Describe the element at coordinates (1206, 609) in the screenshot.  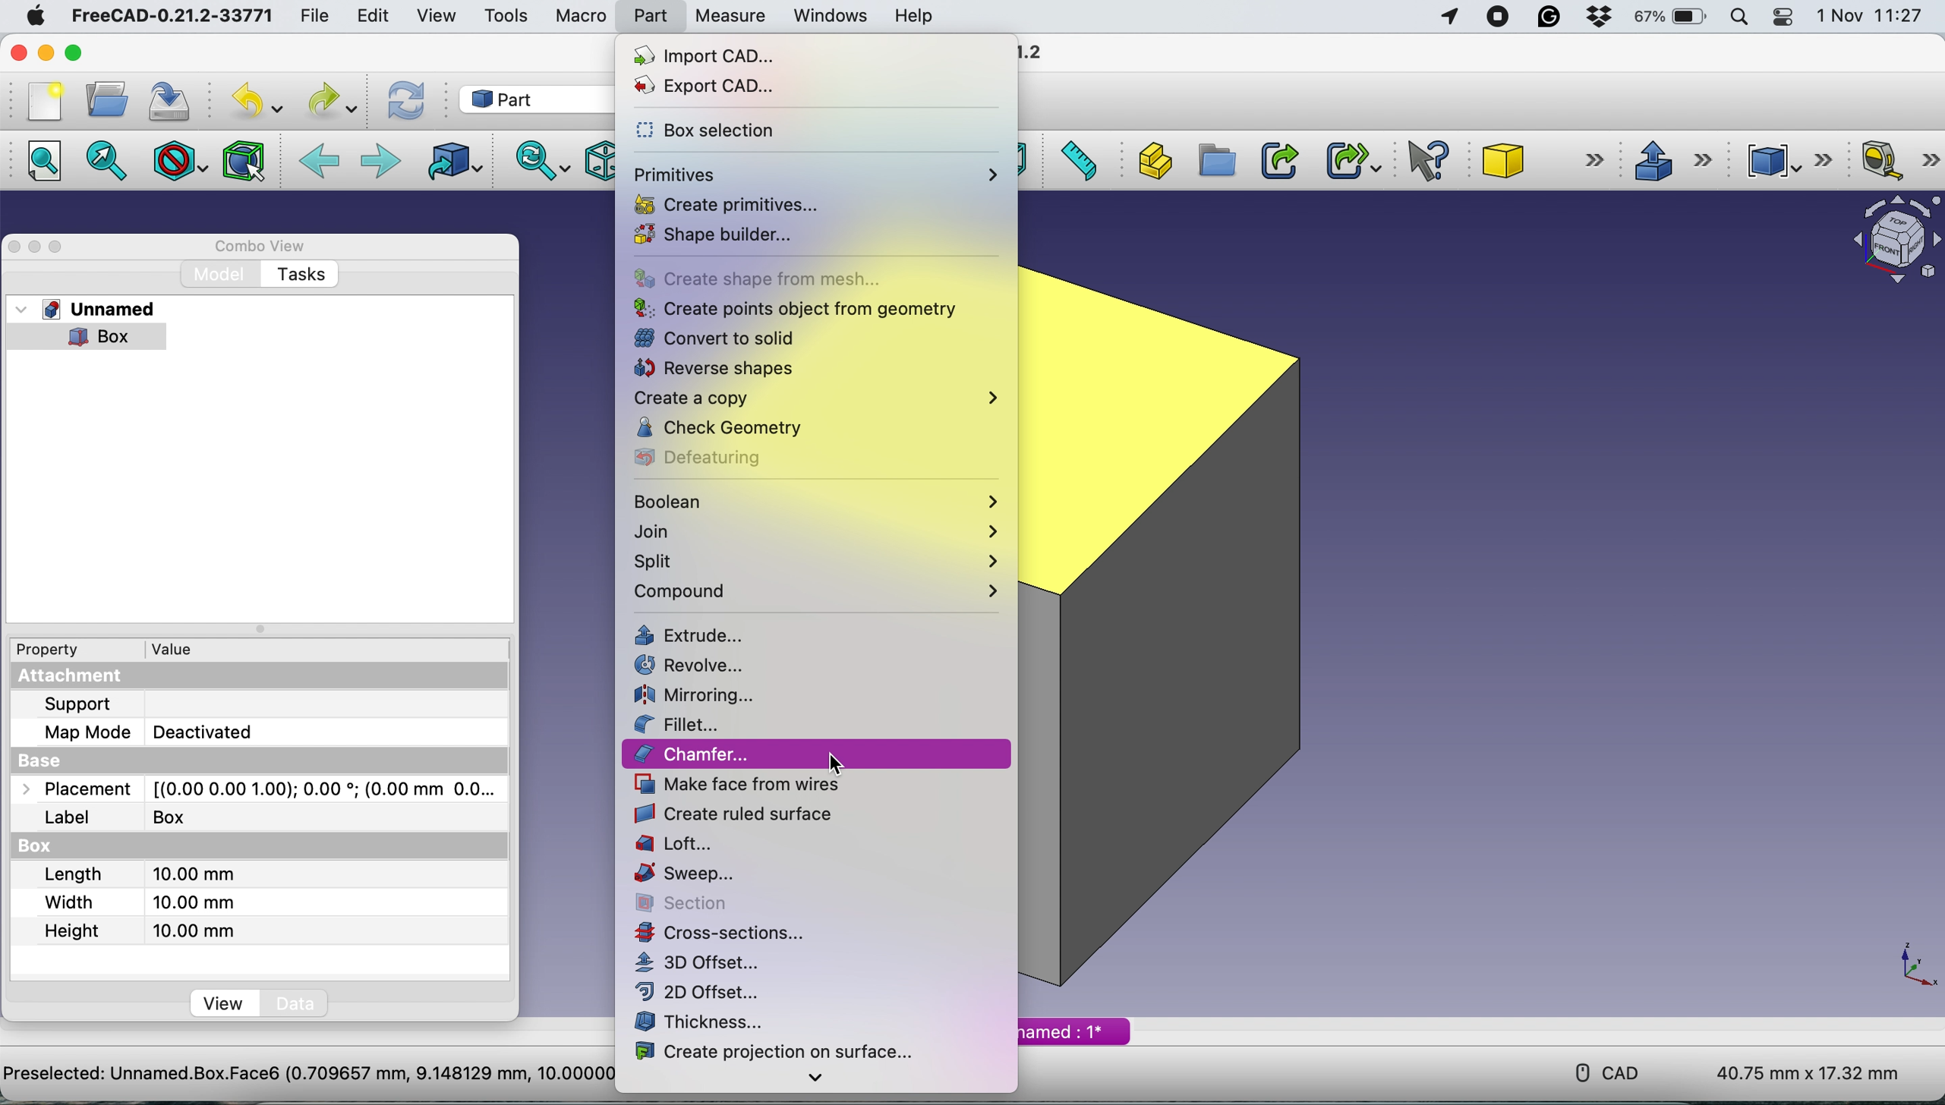
I see `box` at that location.